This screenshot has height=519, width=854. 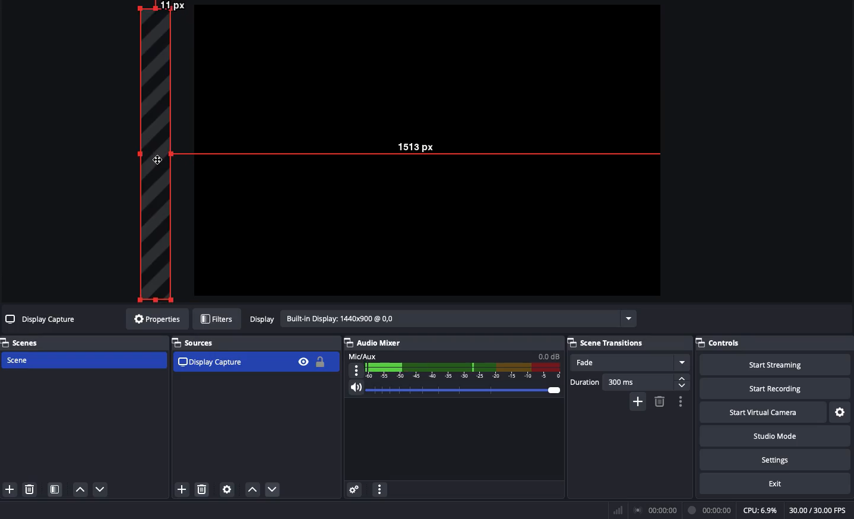 What do you see at coordinates (197, 343) in the screenshot?
I see `Sources` at bounding box center [197, 343].